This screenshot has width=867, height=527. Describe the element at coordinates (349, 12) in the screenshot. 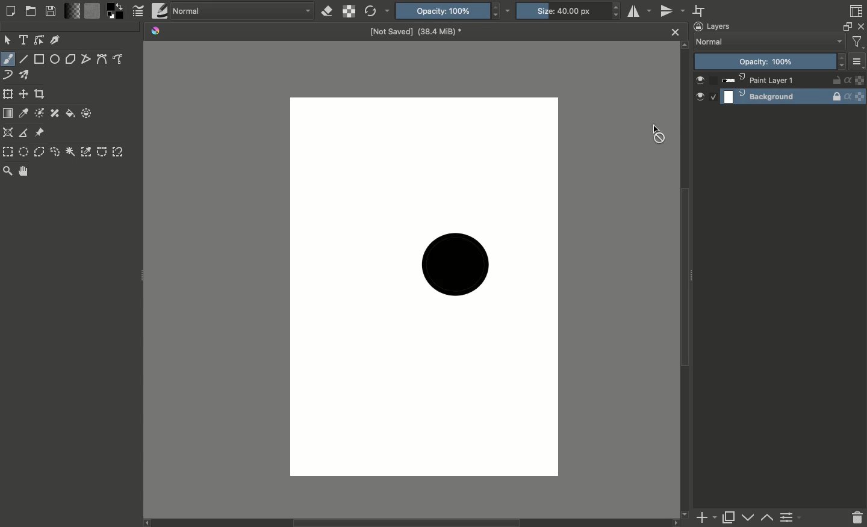

I see `Preserve alpha` at that location.